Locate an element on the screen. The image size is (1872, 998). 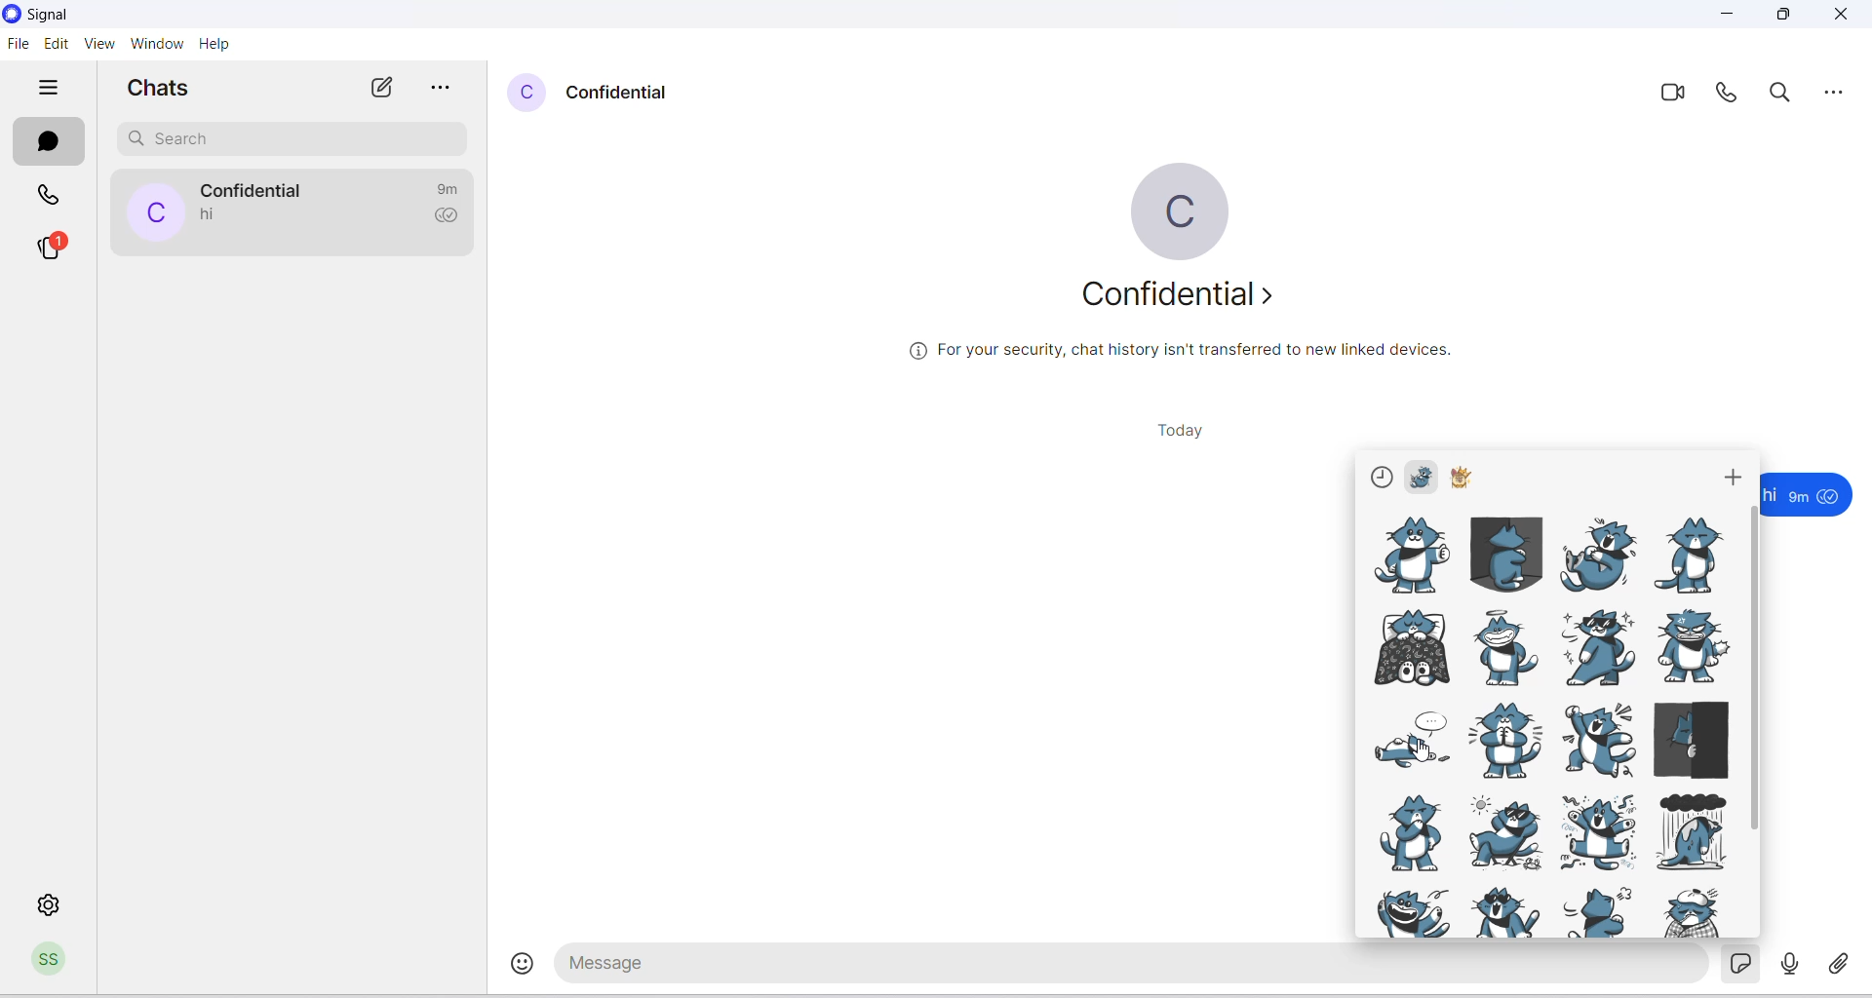
more option is located at coordinates (444, 89).